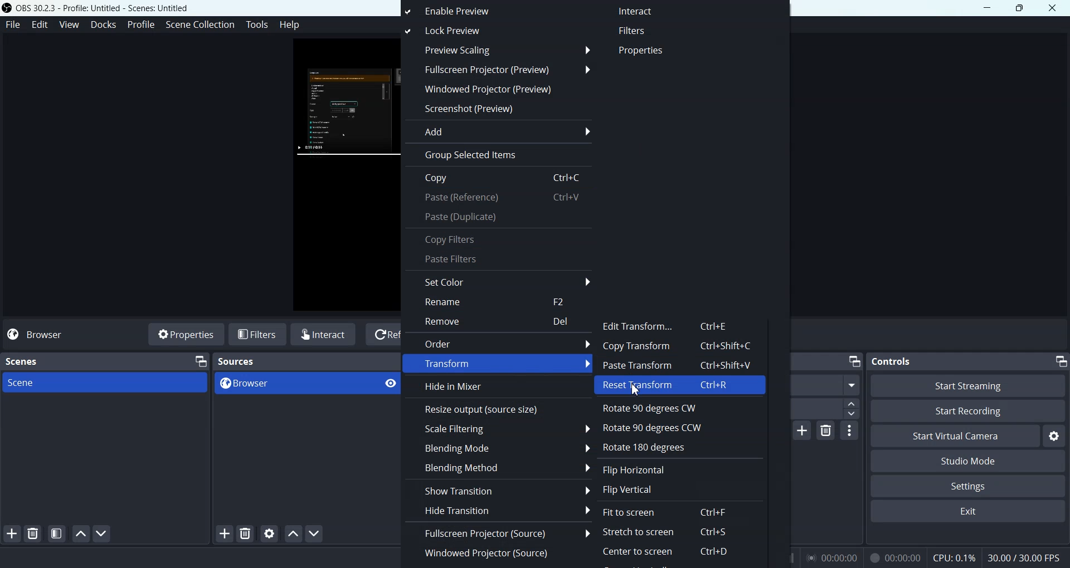 The width and height of the screenshot is (1070, 568). Describe the element at coordinates (987, 8) in the screenshot. I see `Minimize` at that location.